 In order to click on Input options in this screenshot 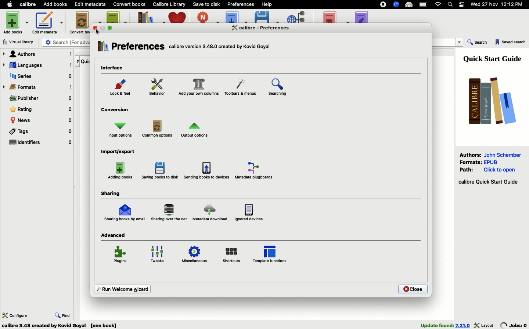, I will do `click(120, 130)`.